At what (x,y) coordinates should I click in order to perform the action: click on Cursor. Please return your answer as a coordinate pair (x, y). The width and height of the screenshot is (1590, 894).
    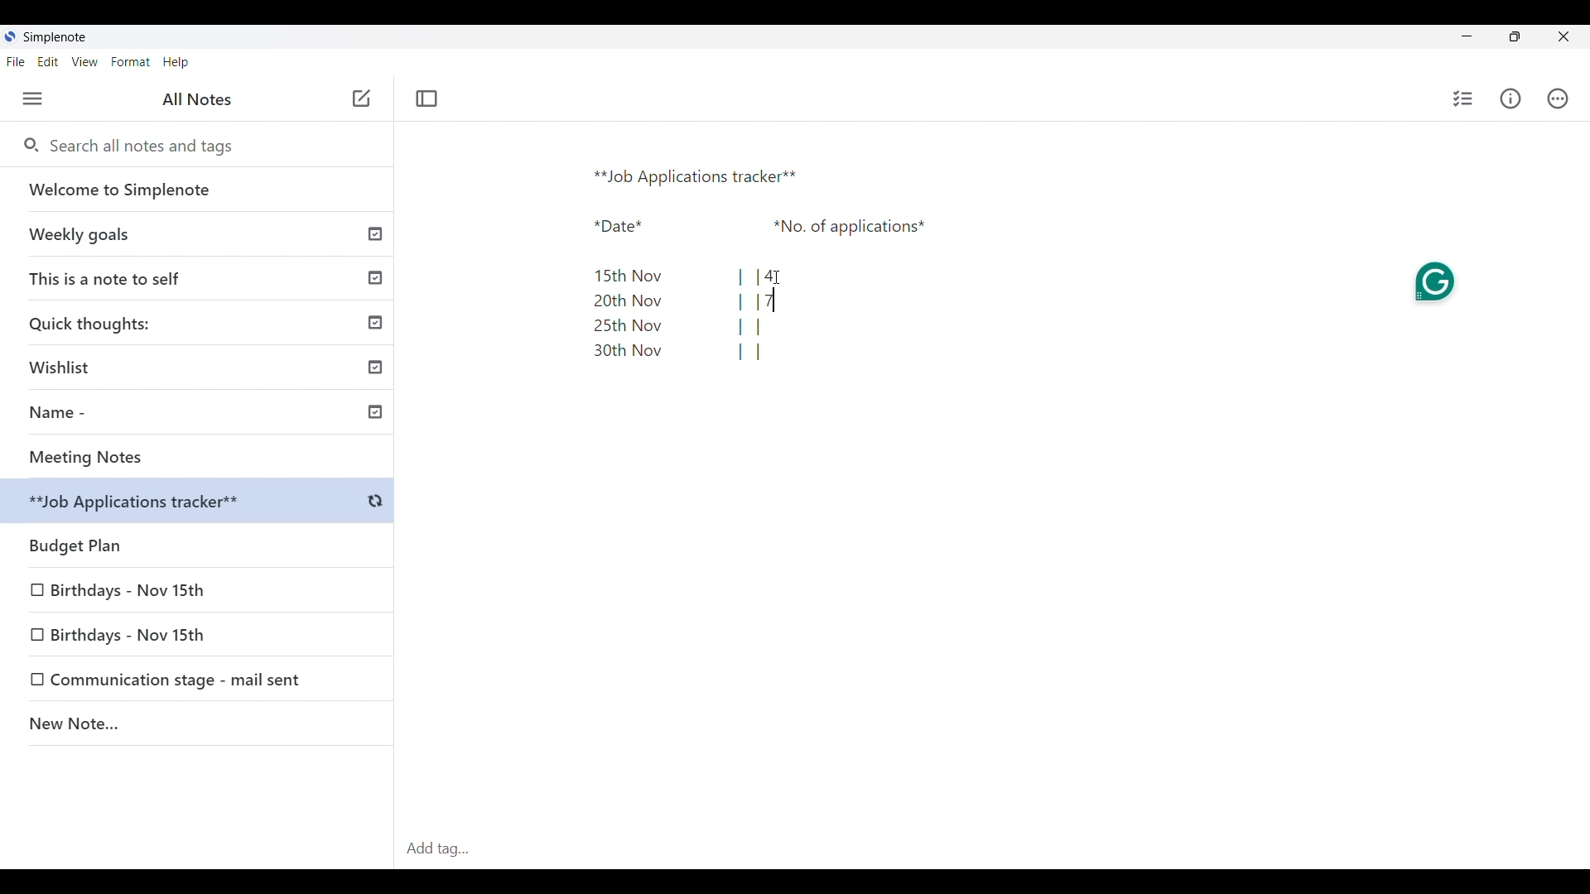
    Looking at the image, I should click on (778, 276).